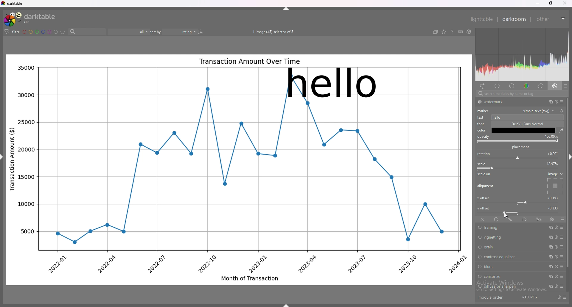 Image resolution: width=572 pixels, height=307 pixels. What do you see at coordinates (481, 18) in the screenshot?
I see `lighttable` at bounding box center [481, 18].